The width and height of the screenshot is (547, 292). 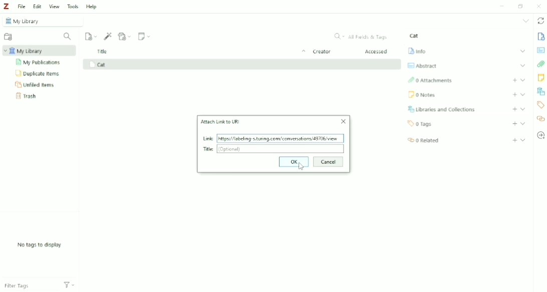 What do you see at coordinates (377, 51) in the screenshot?
I see `Accessed` at bounding box center [377, 51].